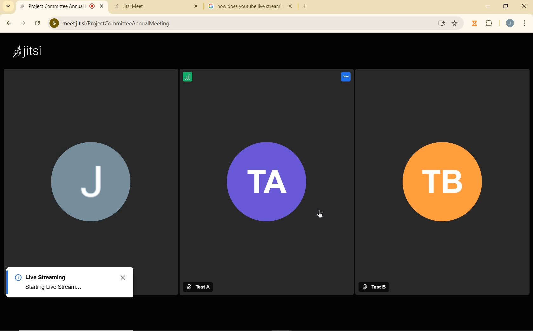 Image resolution: width=533 pixels, height=331 pixels. What do you see at coordinates (39, 24) in the screenshot?
I see `reload` at bounding box center [39, 24].